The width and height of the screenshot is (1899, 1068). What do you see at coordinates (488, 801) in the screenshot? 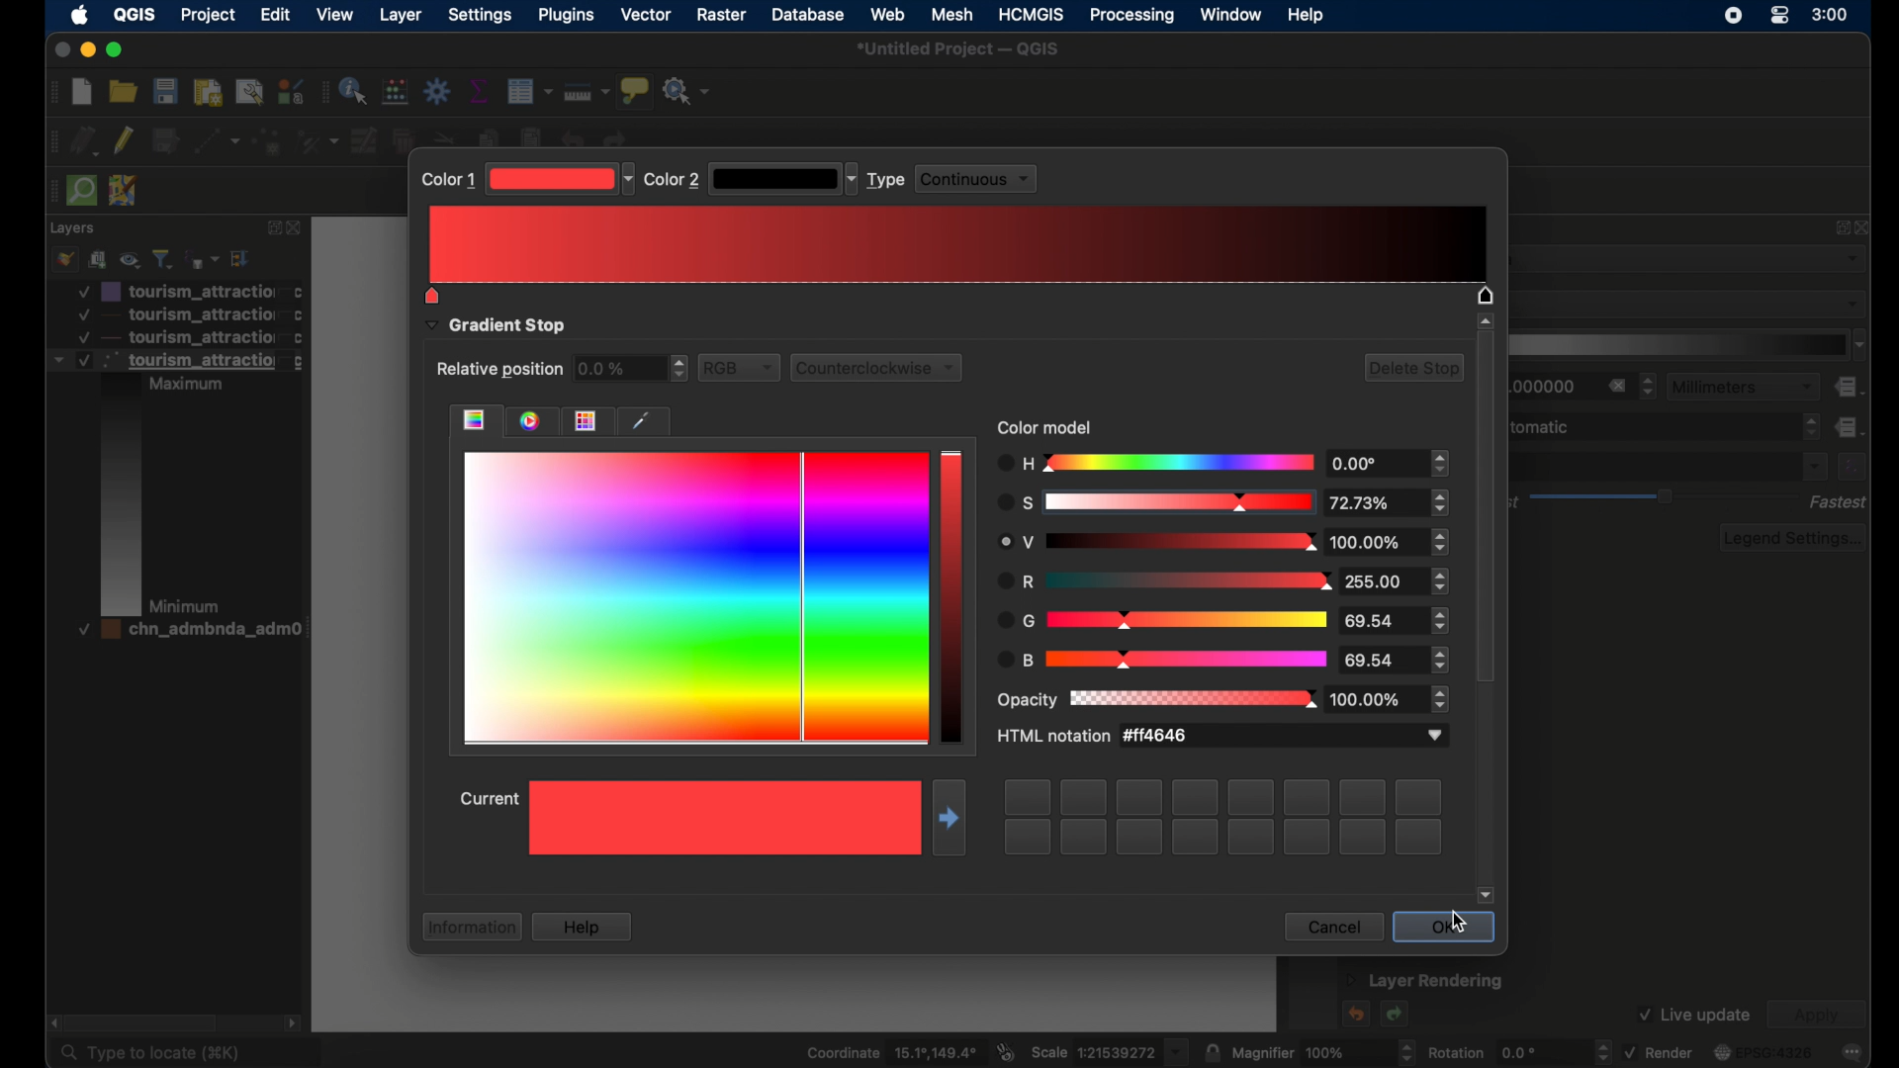
I see `current` at bounding box center [488, 801].